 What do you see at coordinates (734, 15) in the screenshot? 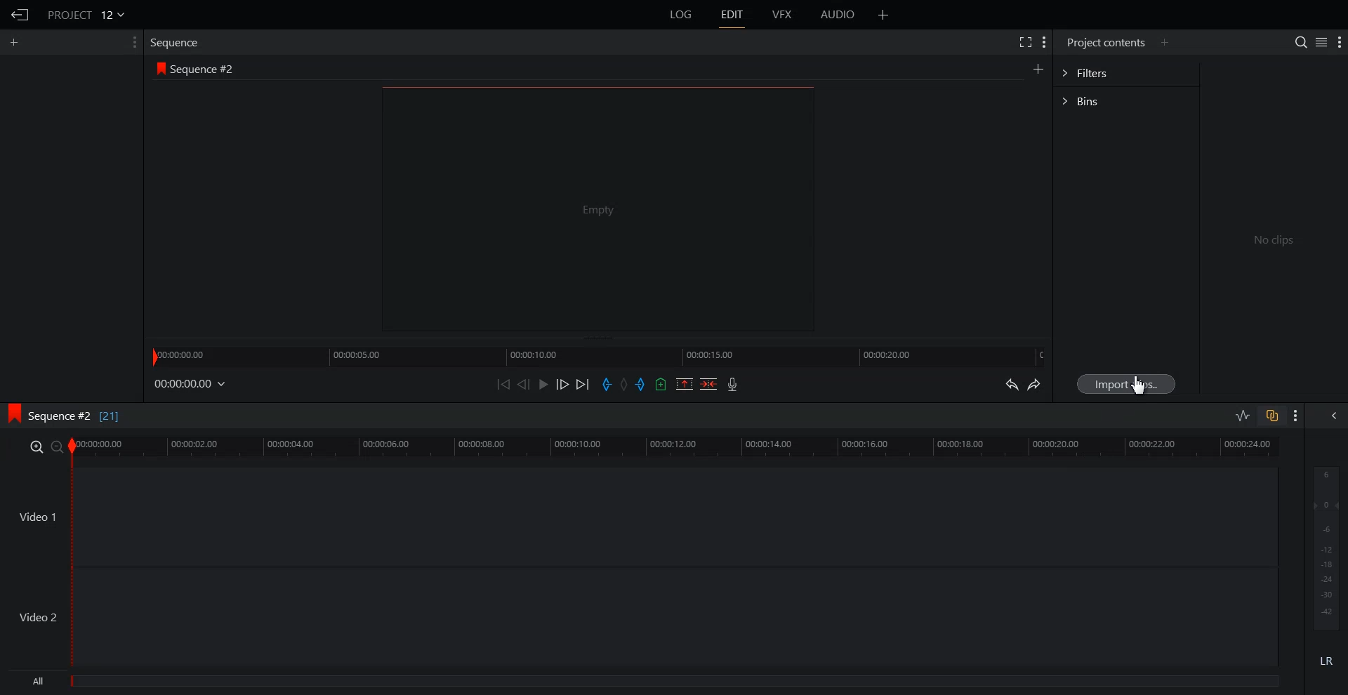
I see `EDIT` at bounding box center [734, 15].